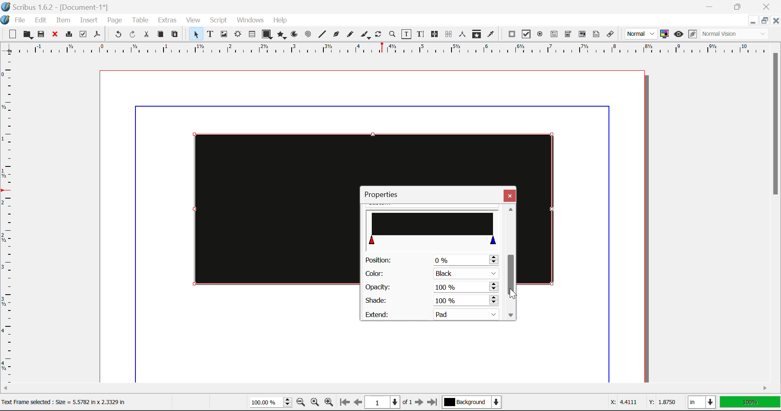 This screenshot has width=781, height=411. What do you see at coordinates (436, 34) in the screenshot?
I see `Link Frames` at bounding box center [436, 34].